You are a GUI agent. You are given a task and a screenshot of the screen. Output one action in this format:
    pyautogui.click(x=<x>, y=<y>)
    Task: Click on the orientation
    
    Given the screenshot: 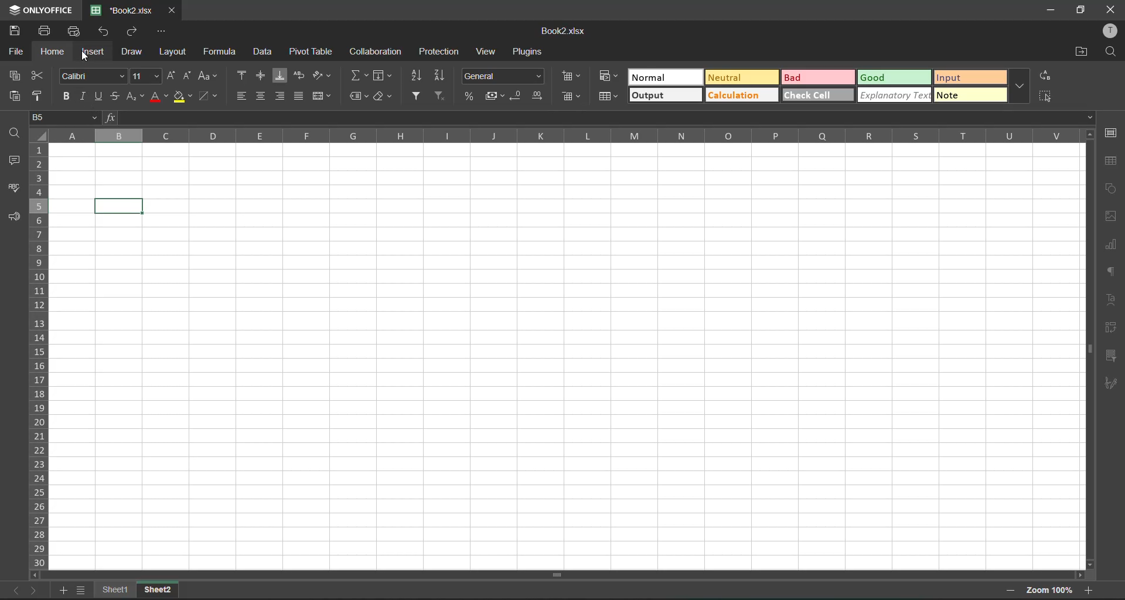 What is the action you would take?
    pyautogui.click(x=321, y=74)
    